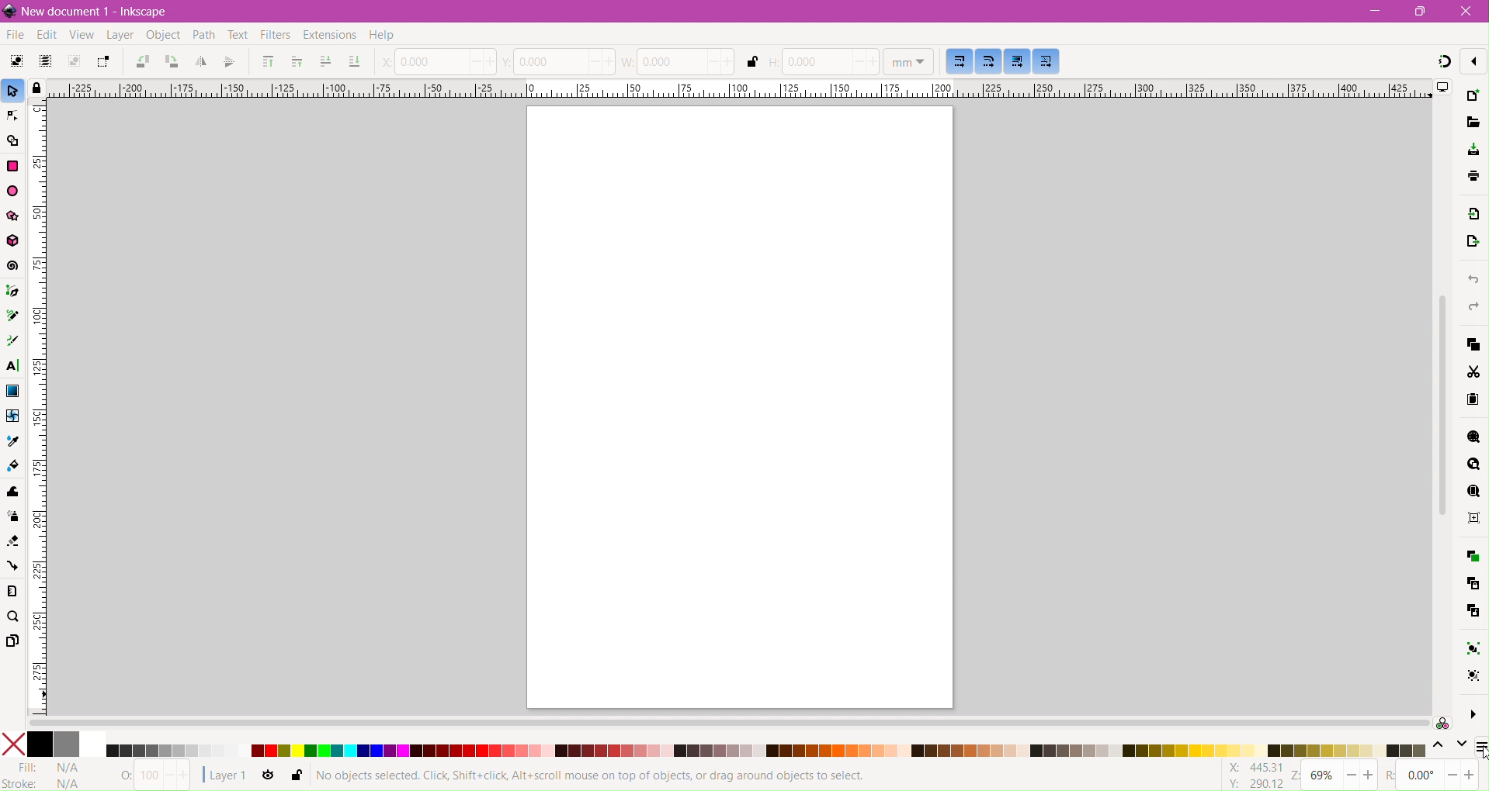 Image resolution: width=1489 pixels, height=791 pixels. Describe the element at coordinates (13, 390) in the screenshot. I see `Gradient Tool` at that location.